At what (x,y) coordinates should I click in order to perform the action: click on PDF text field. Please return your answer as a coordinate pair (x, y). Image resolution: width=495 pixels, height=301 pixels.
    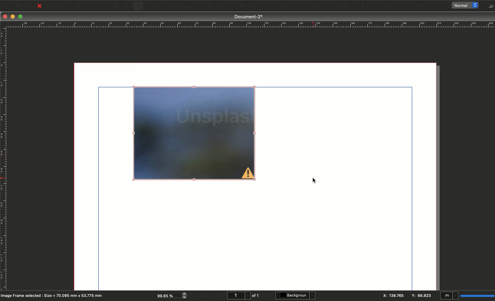
    Looking at the image, I should click on (399, 6).